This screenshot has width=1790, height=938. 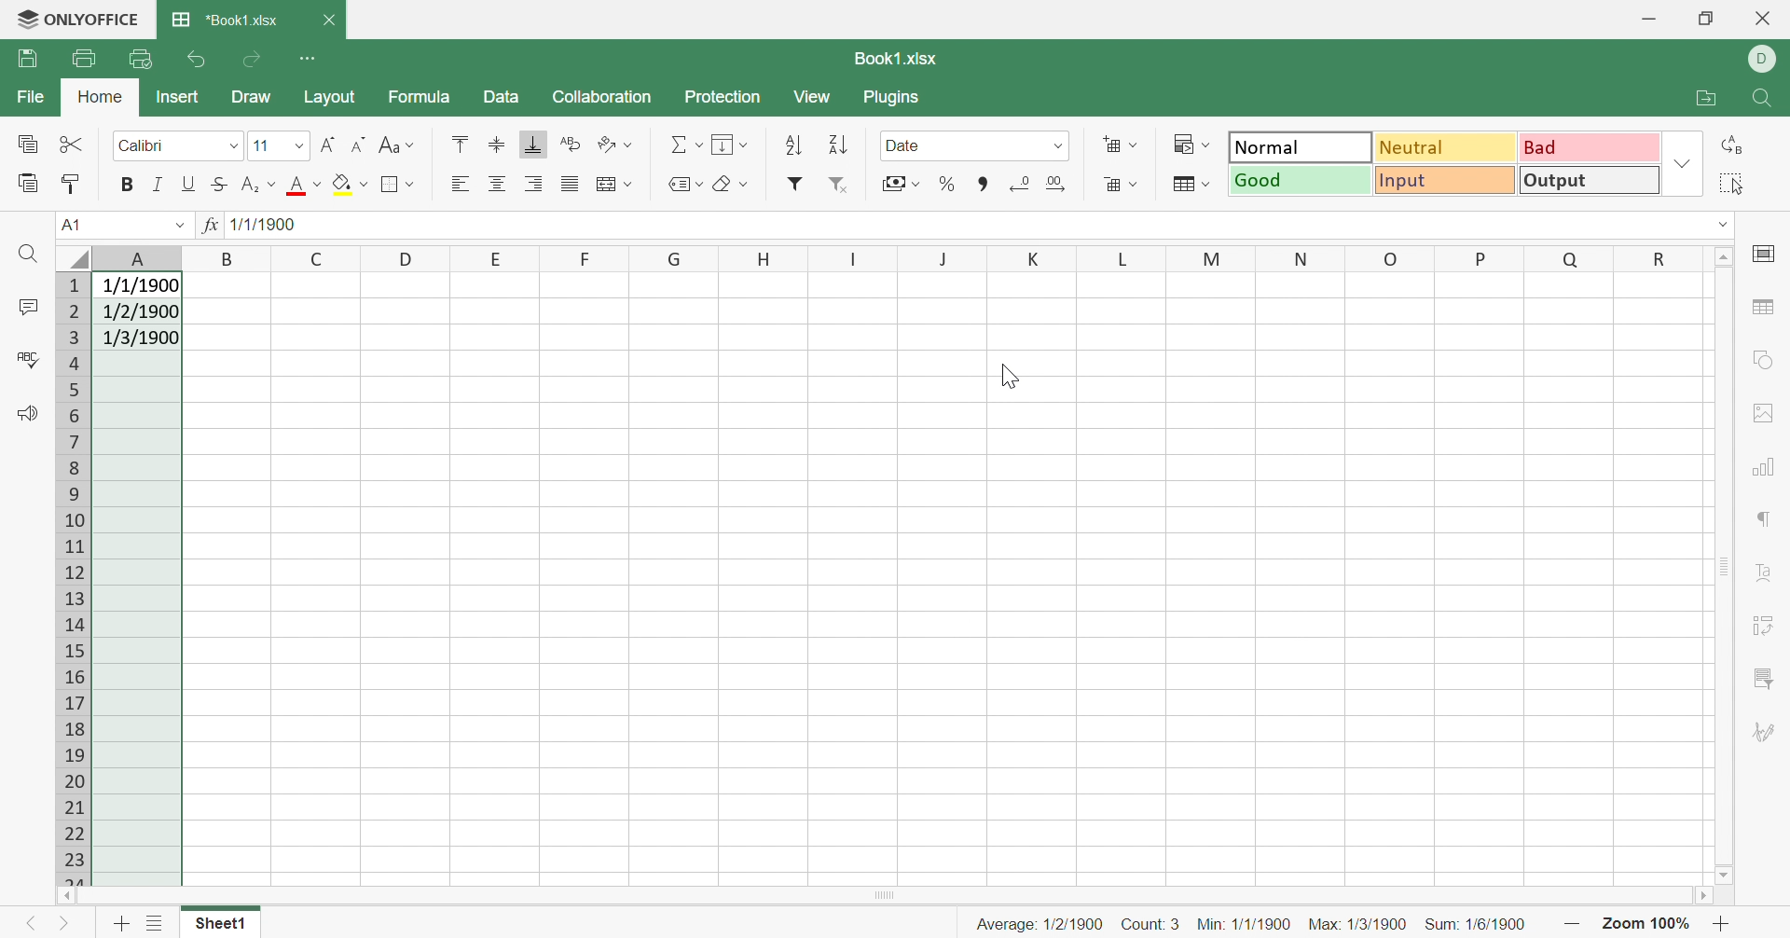 I want to click on Add cells, so click(x=1119, y=144).